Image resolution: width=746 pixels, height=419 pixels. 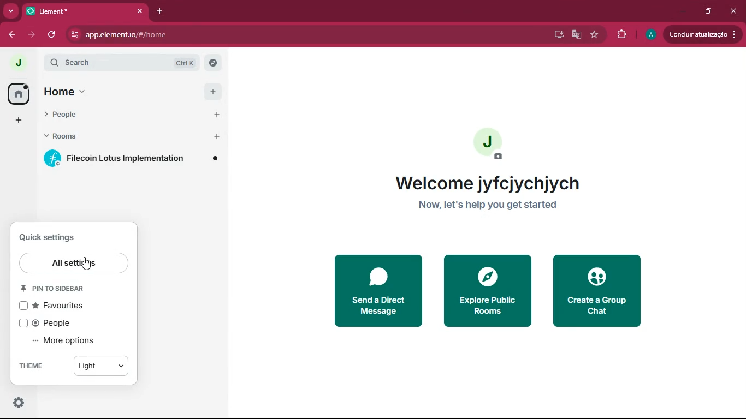 What do you see at coordinates (53, 34) in the screenshot?
I see `refresh` at bounding box center [53, 34].